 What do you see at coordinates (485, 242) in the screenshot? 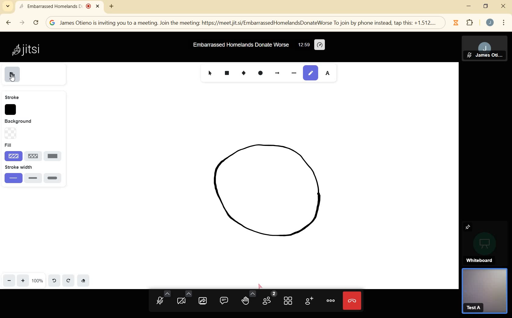
I see `WHITEBOARD PINNED` at bounding box center [485, 242].